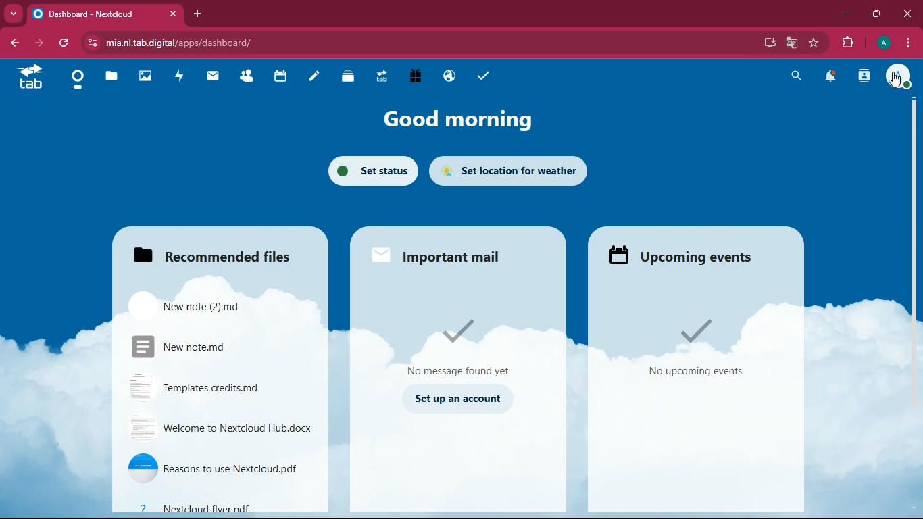  I want to click on favourite, so click(815, 44).